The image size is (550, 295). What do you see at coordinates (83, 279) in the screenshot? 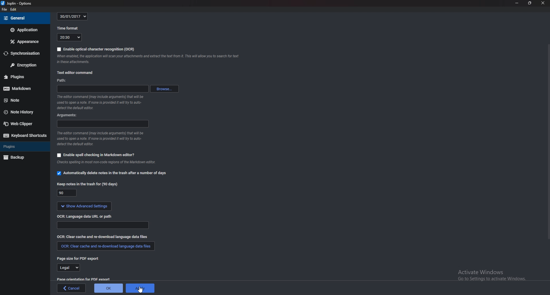
I see `page orientation for pdf export` at bounding box center [83, 279].